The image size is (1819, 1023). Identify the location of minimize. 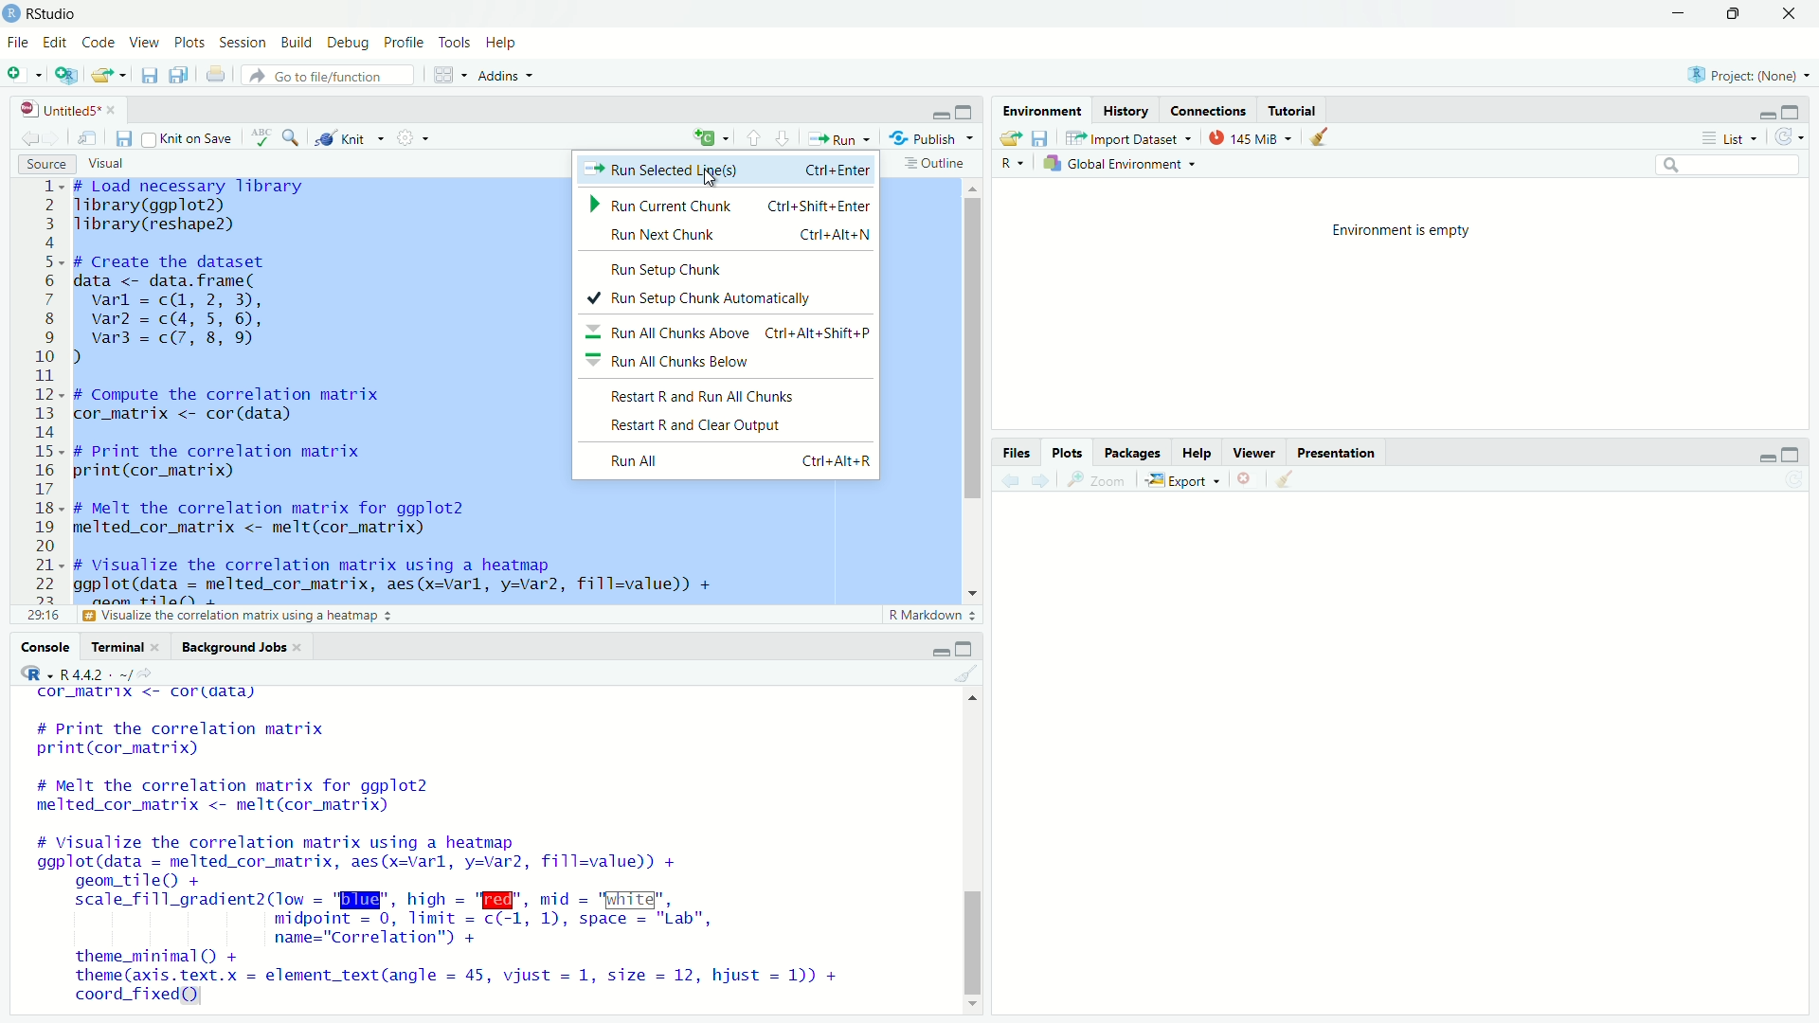
(941, 649).